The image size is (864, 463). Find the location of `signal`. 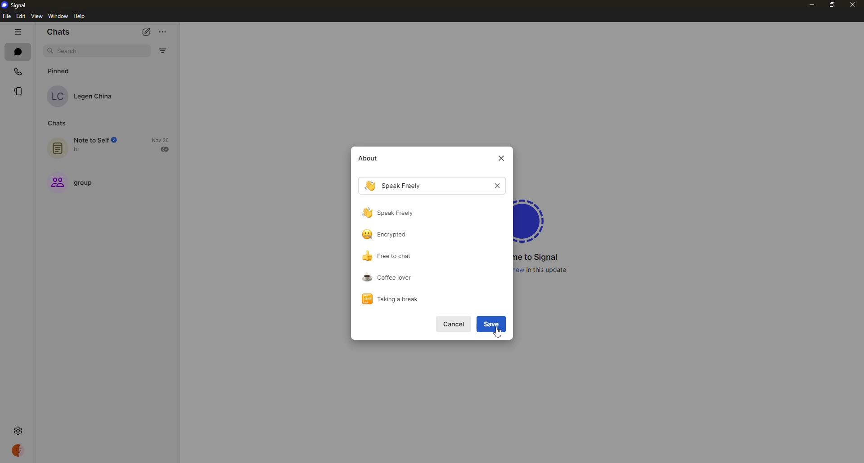

signal is located at coordinates (534, 218).